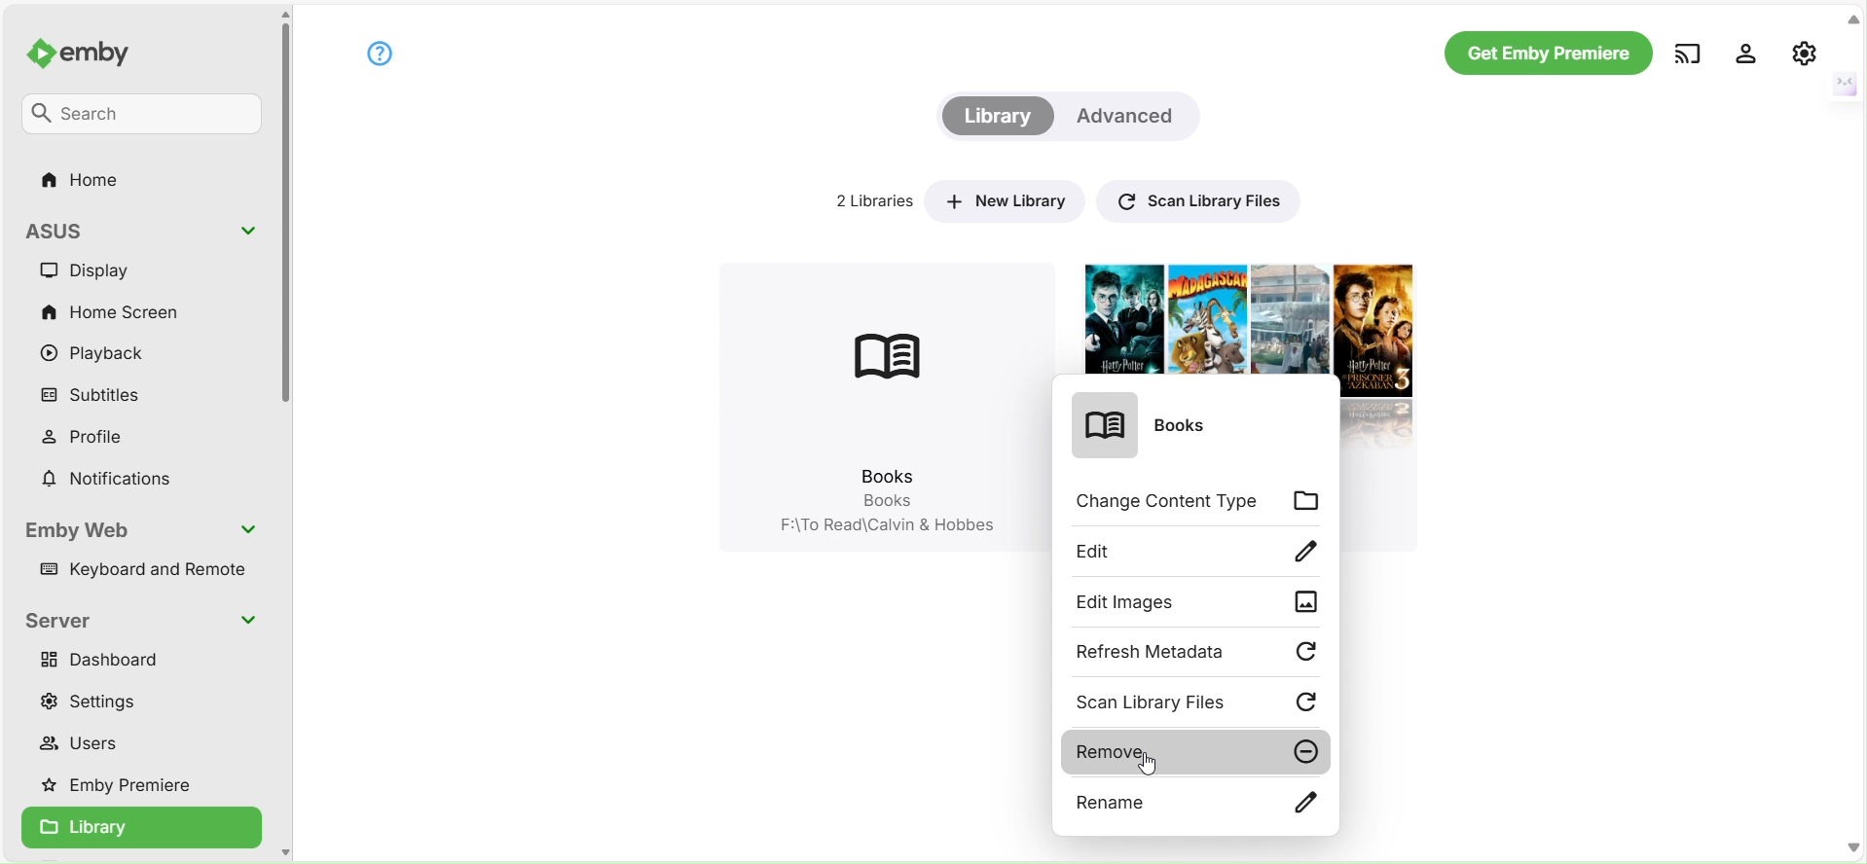 The height and width of the screenshot is (864, 1867). I want to click on Home, so click(85, 181).